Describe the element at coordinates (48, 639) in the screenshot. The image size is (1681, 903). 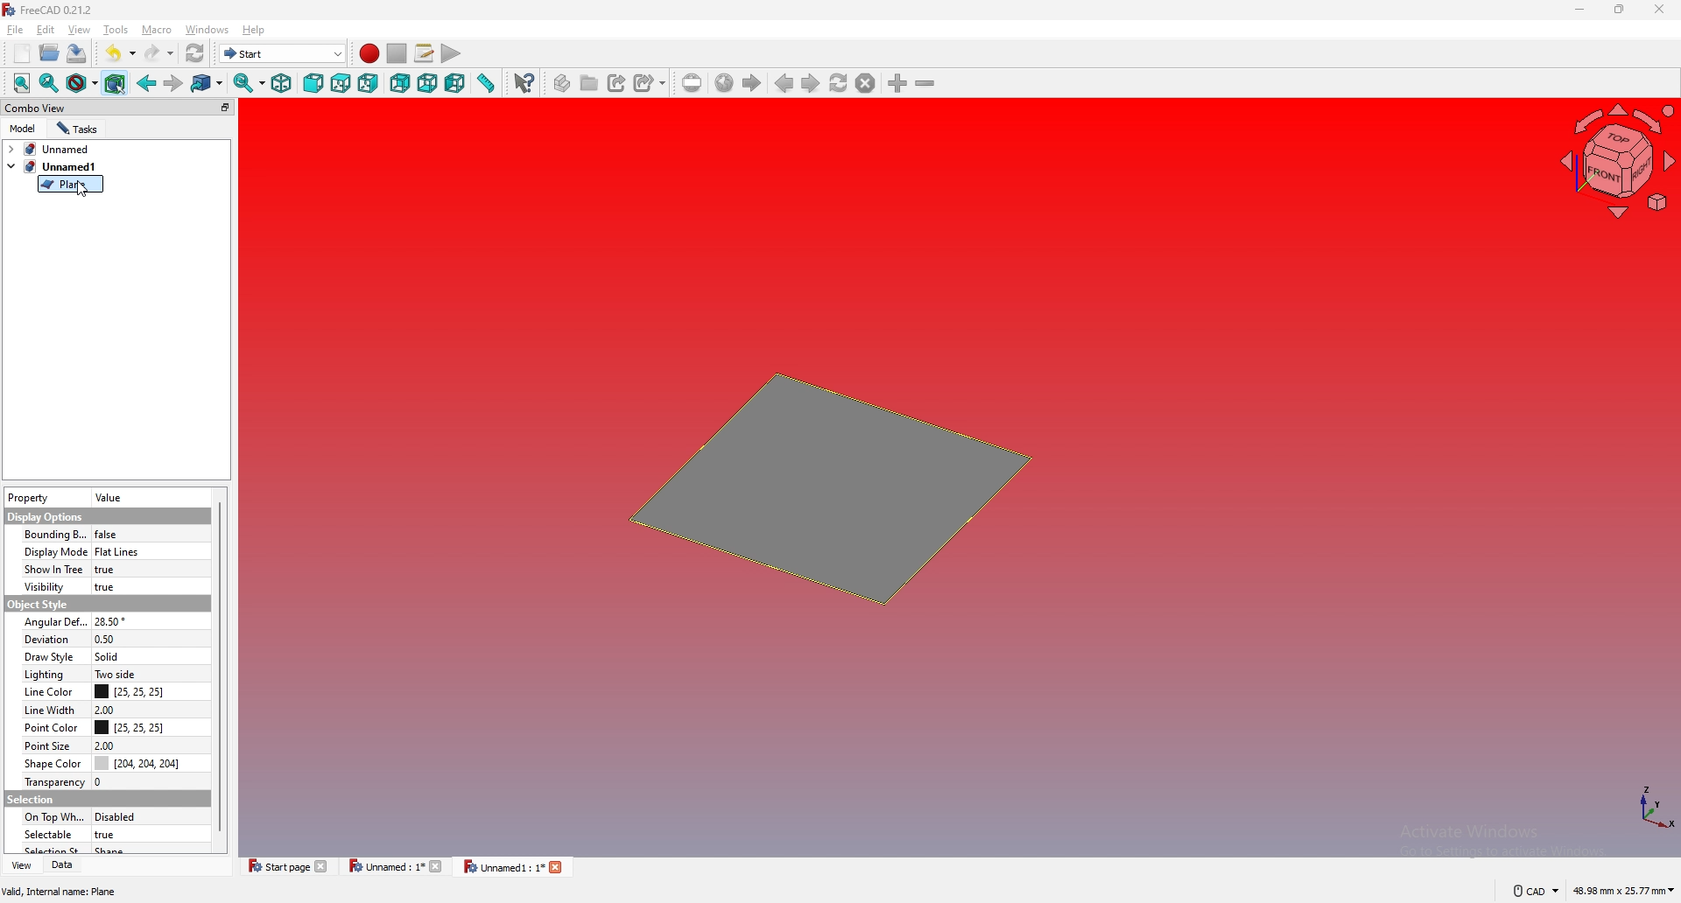
I see `deviation` at that location.